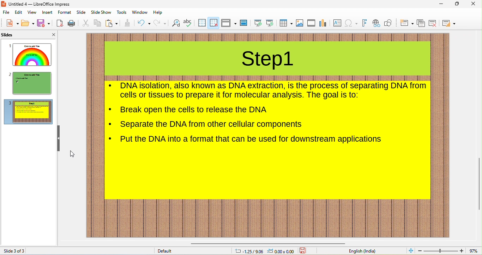 This screenshot has width=482, height=255. What do you see at coordinates (158, 12) in the screenshot?
I see `help` at bounding box center [158, 12].